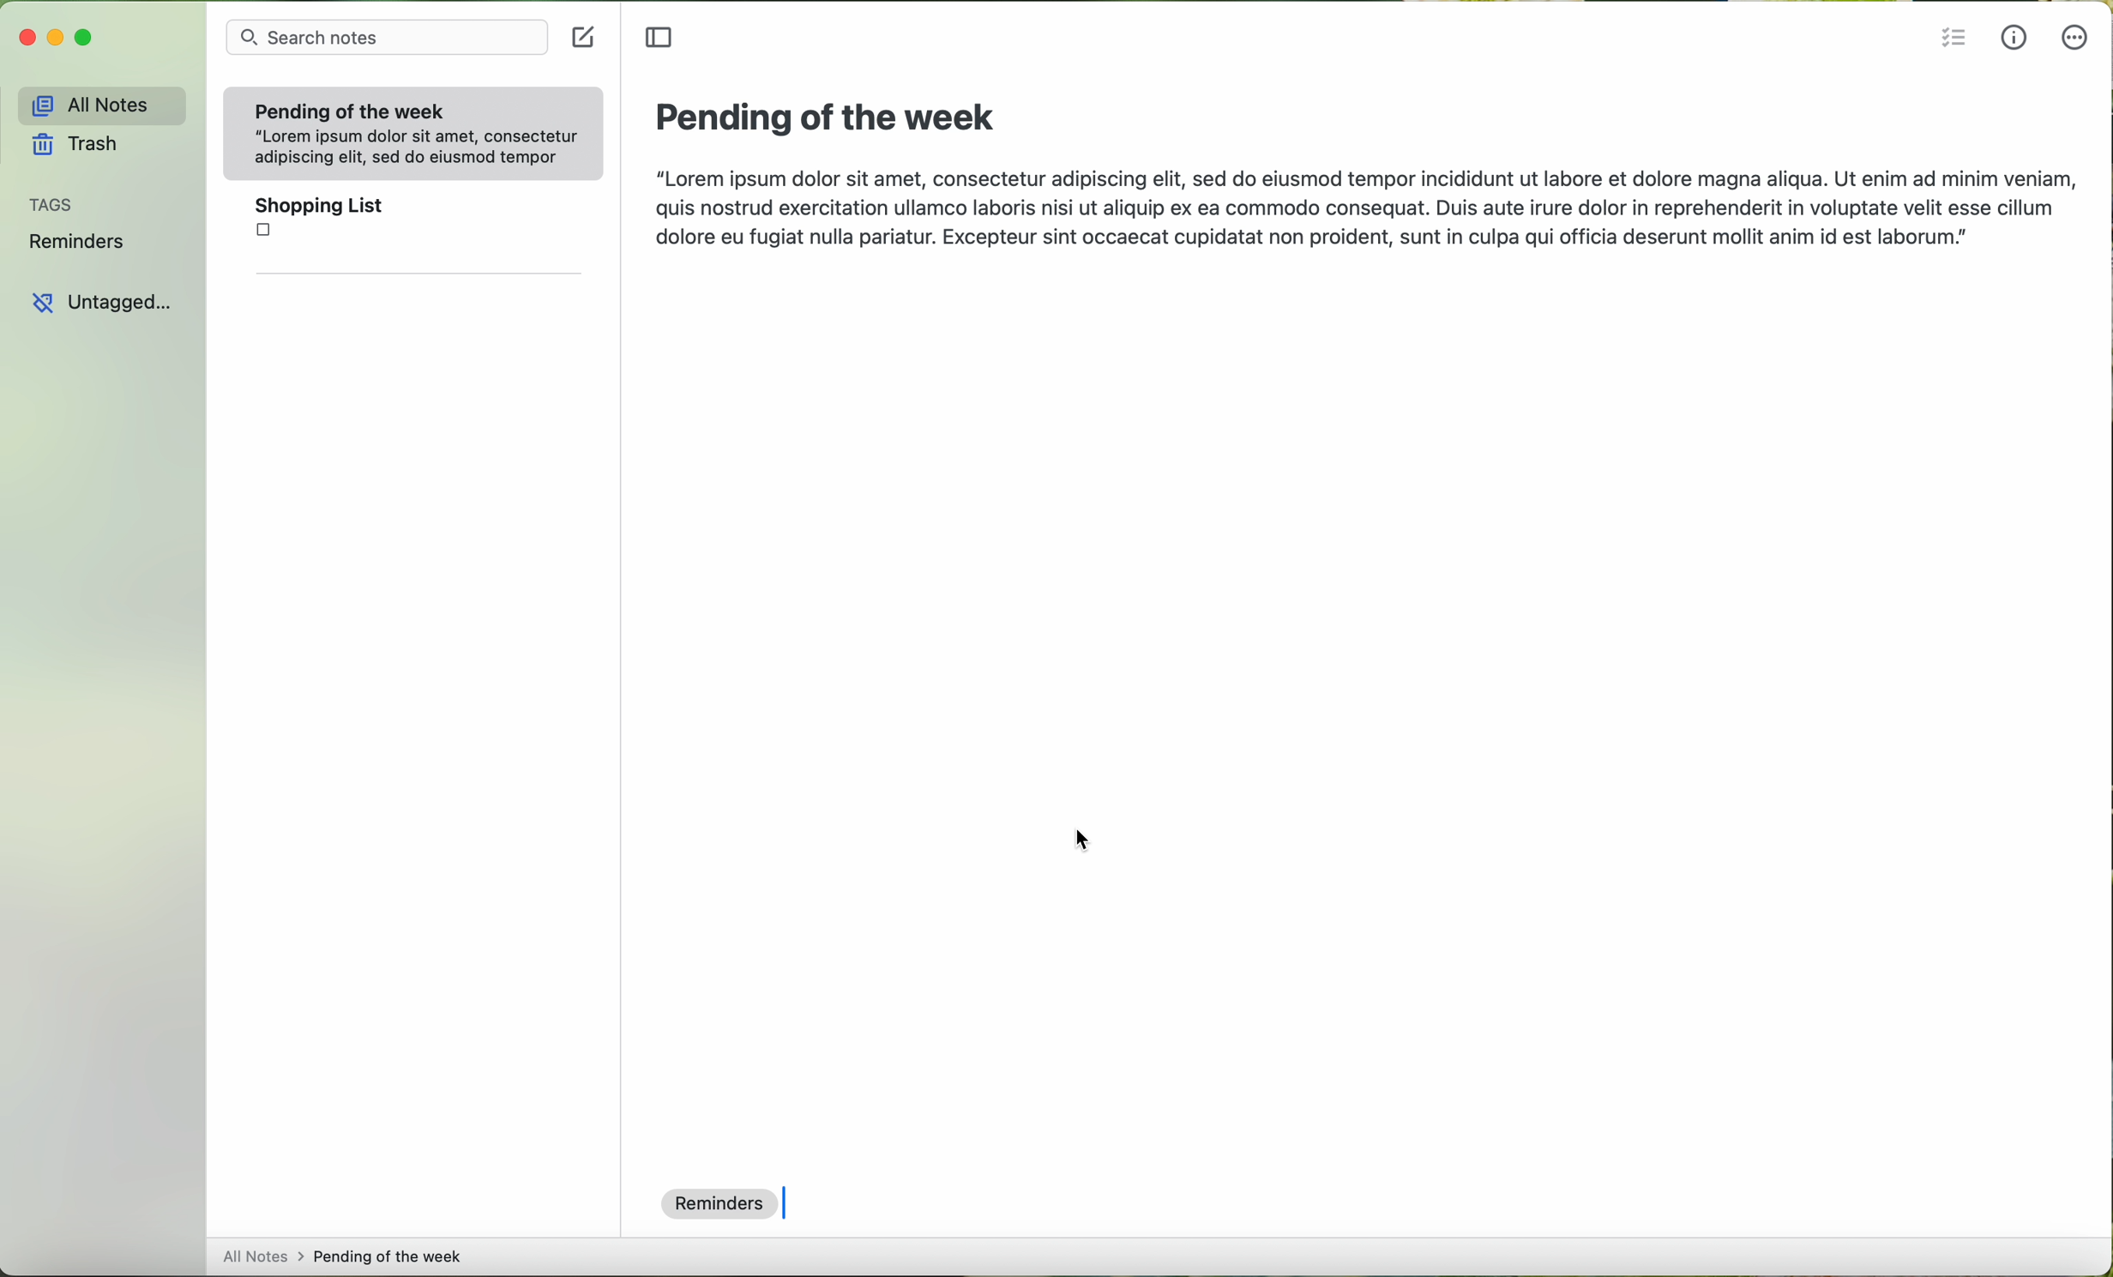 This screenshot has height=1277, width=2113. I want to click on reminders tag, so click(717, 1204).